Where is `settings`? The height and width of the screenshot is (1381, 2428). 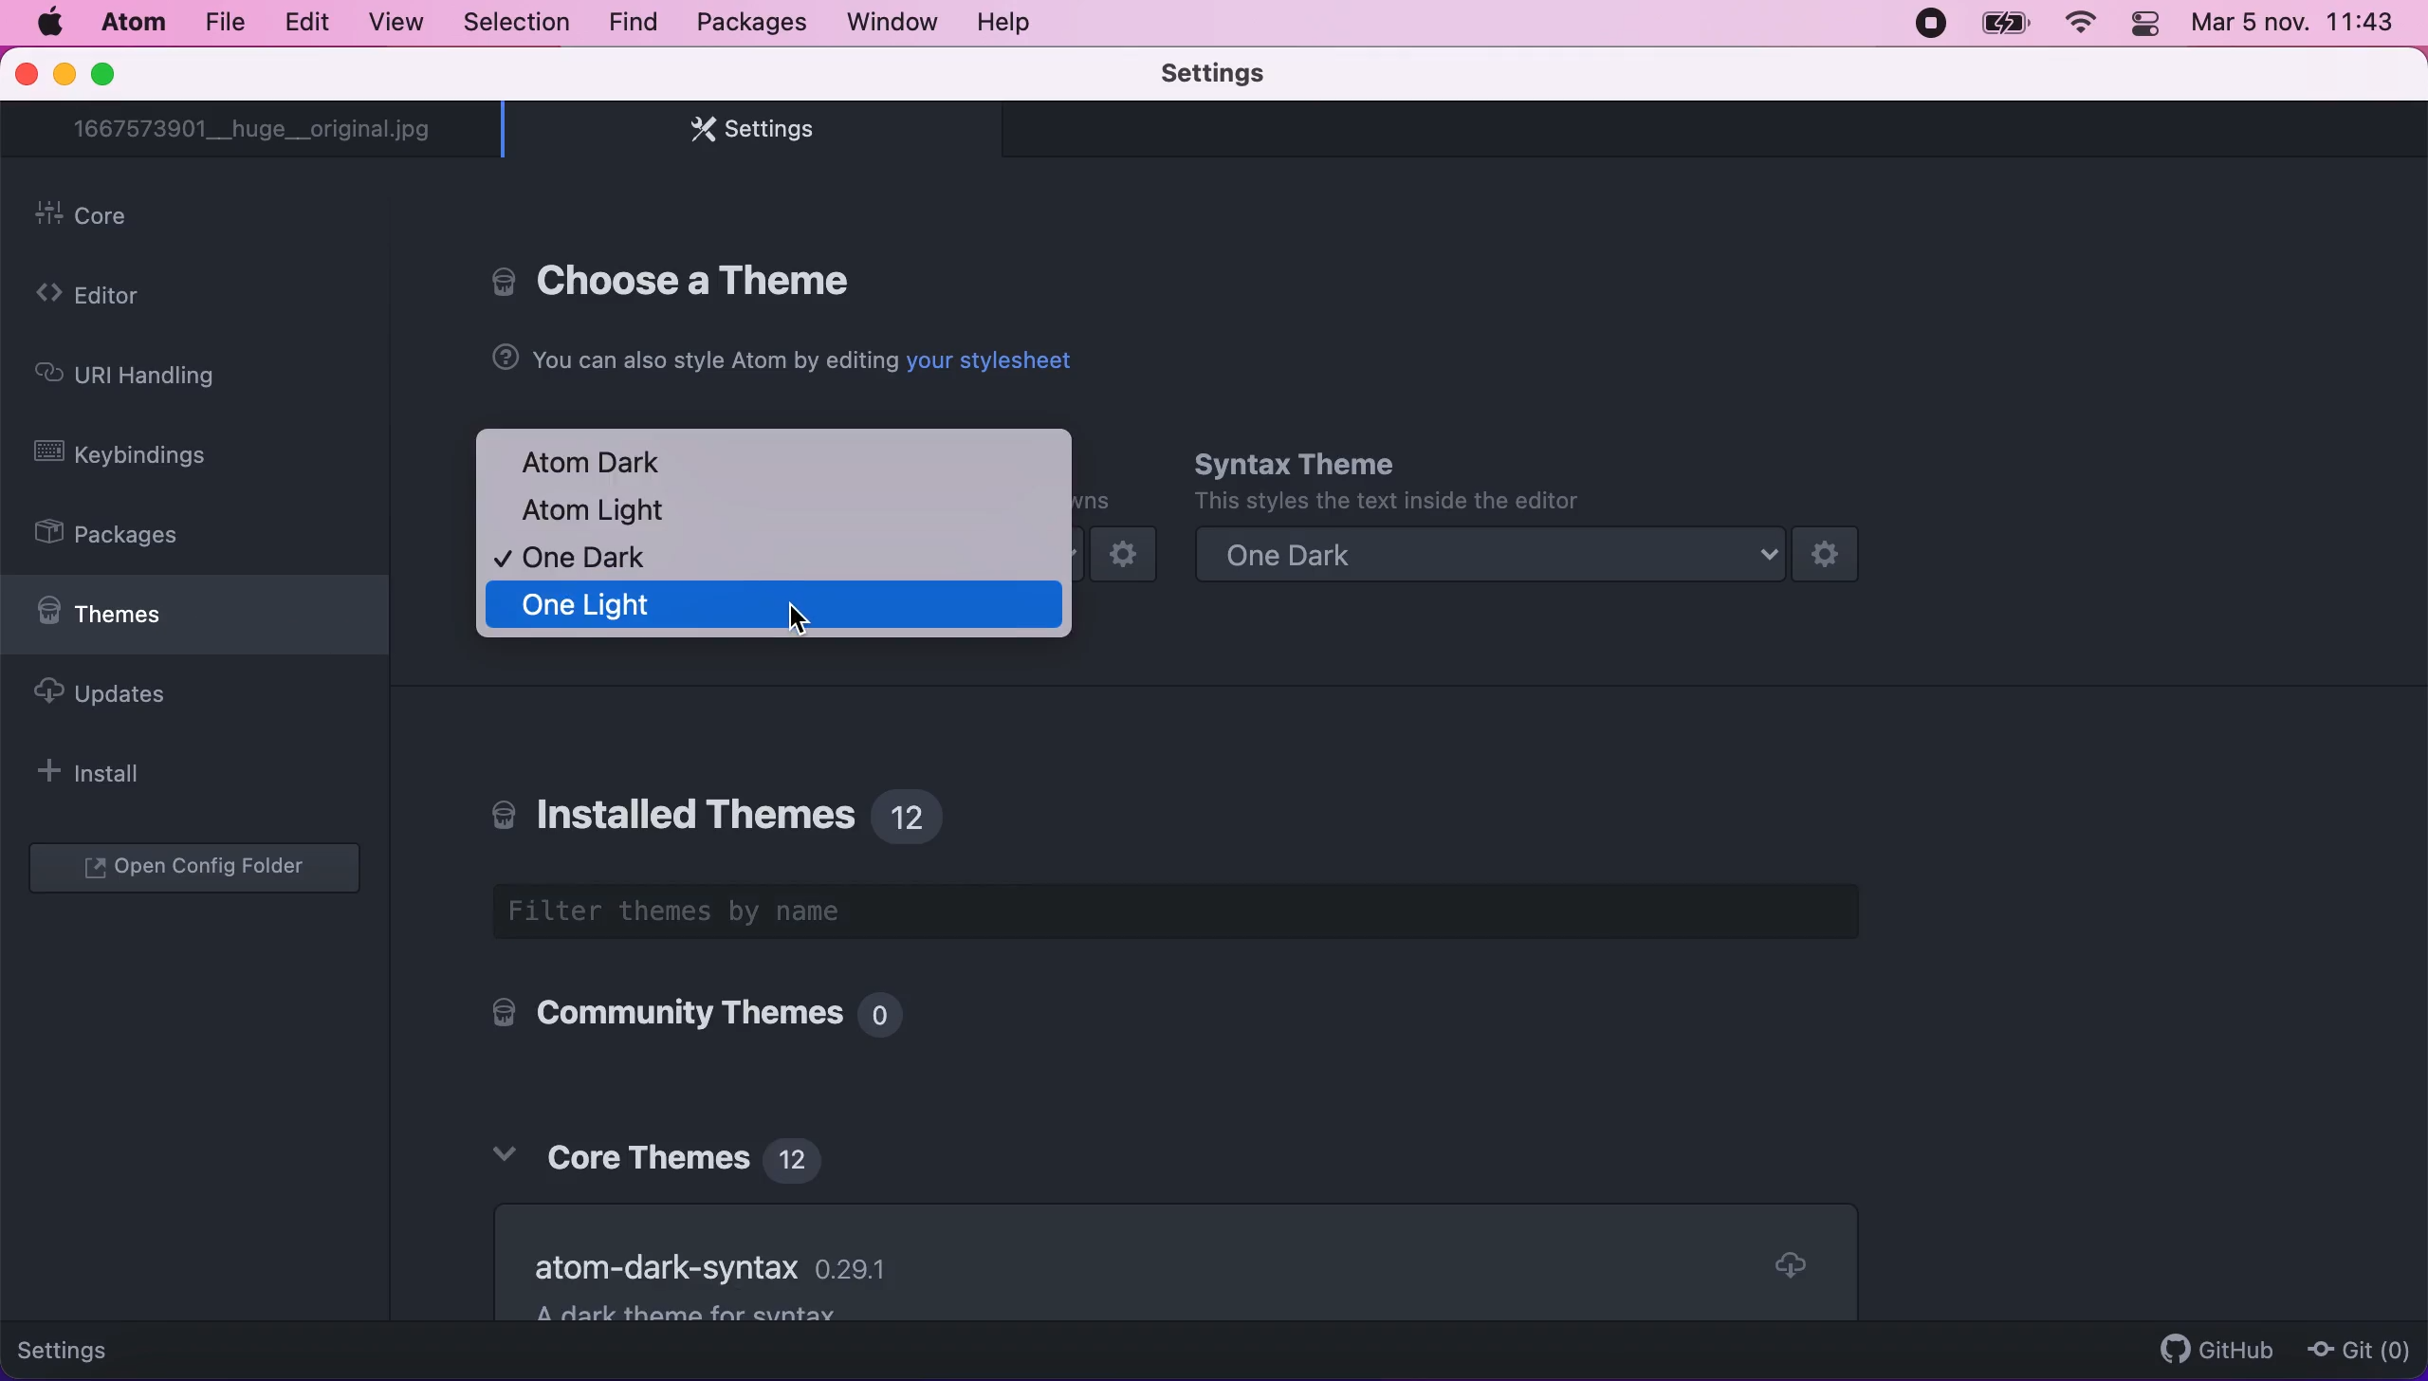
settings is located at coordinates (1224, 76).